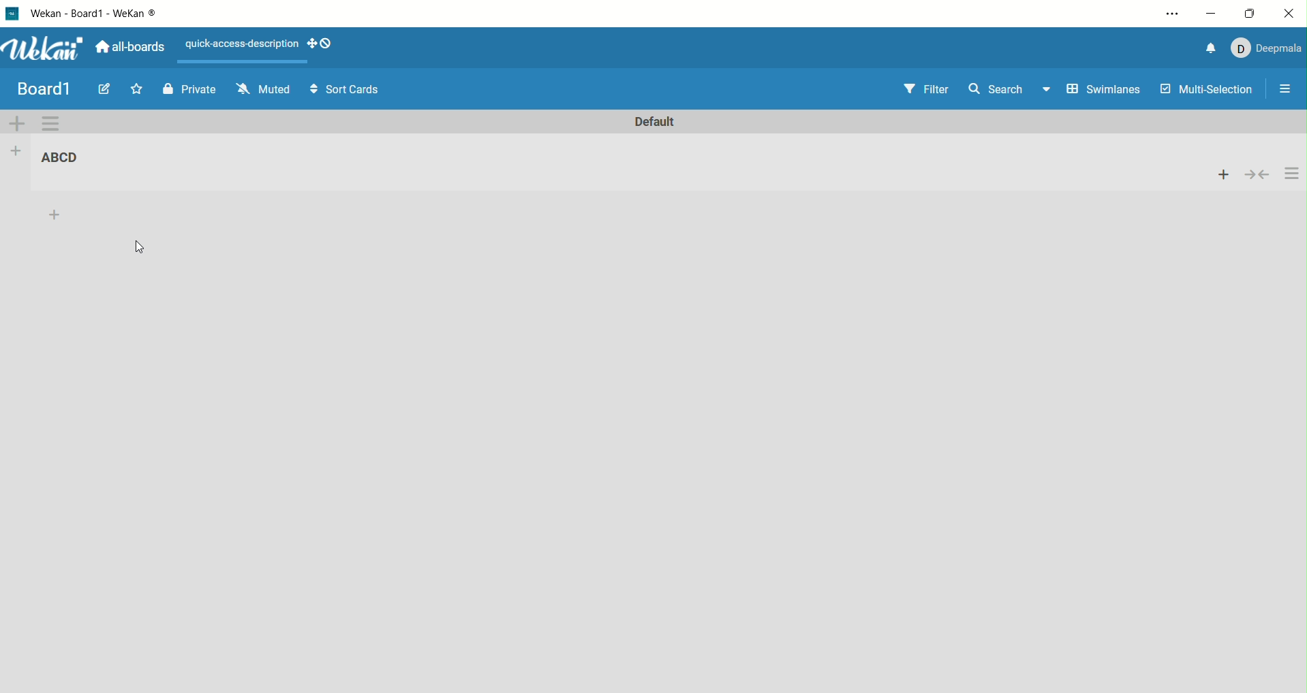 This screenshot has width=1307, height=693. I want to click on cursor, so click(137, 244).